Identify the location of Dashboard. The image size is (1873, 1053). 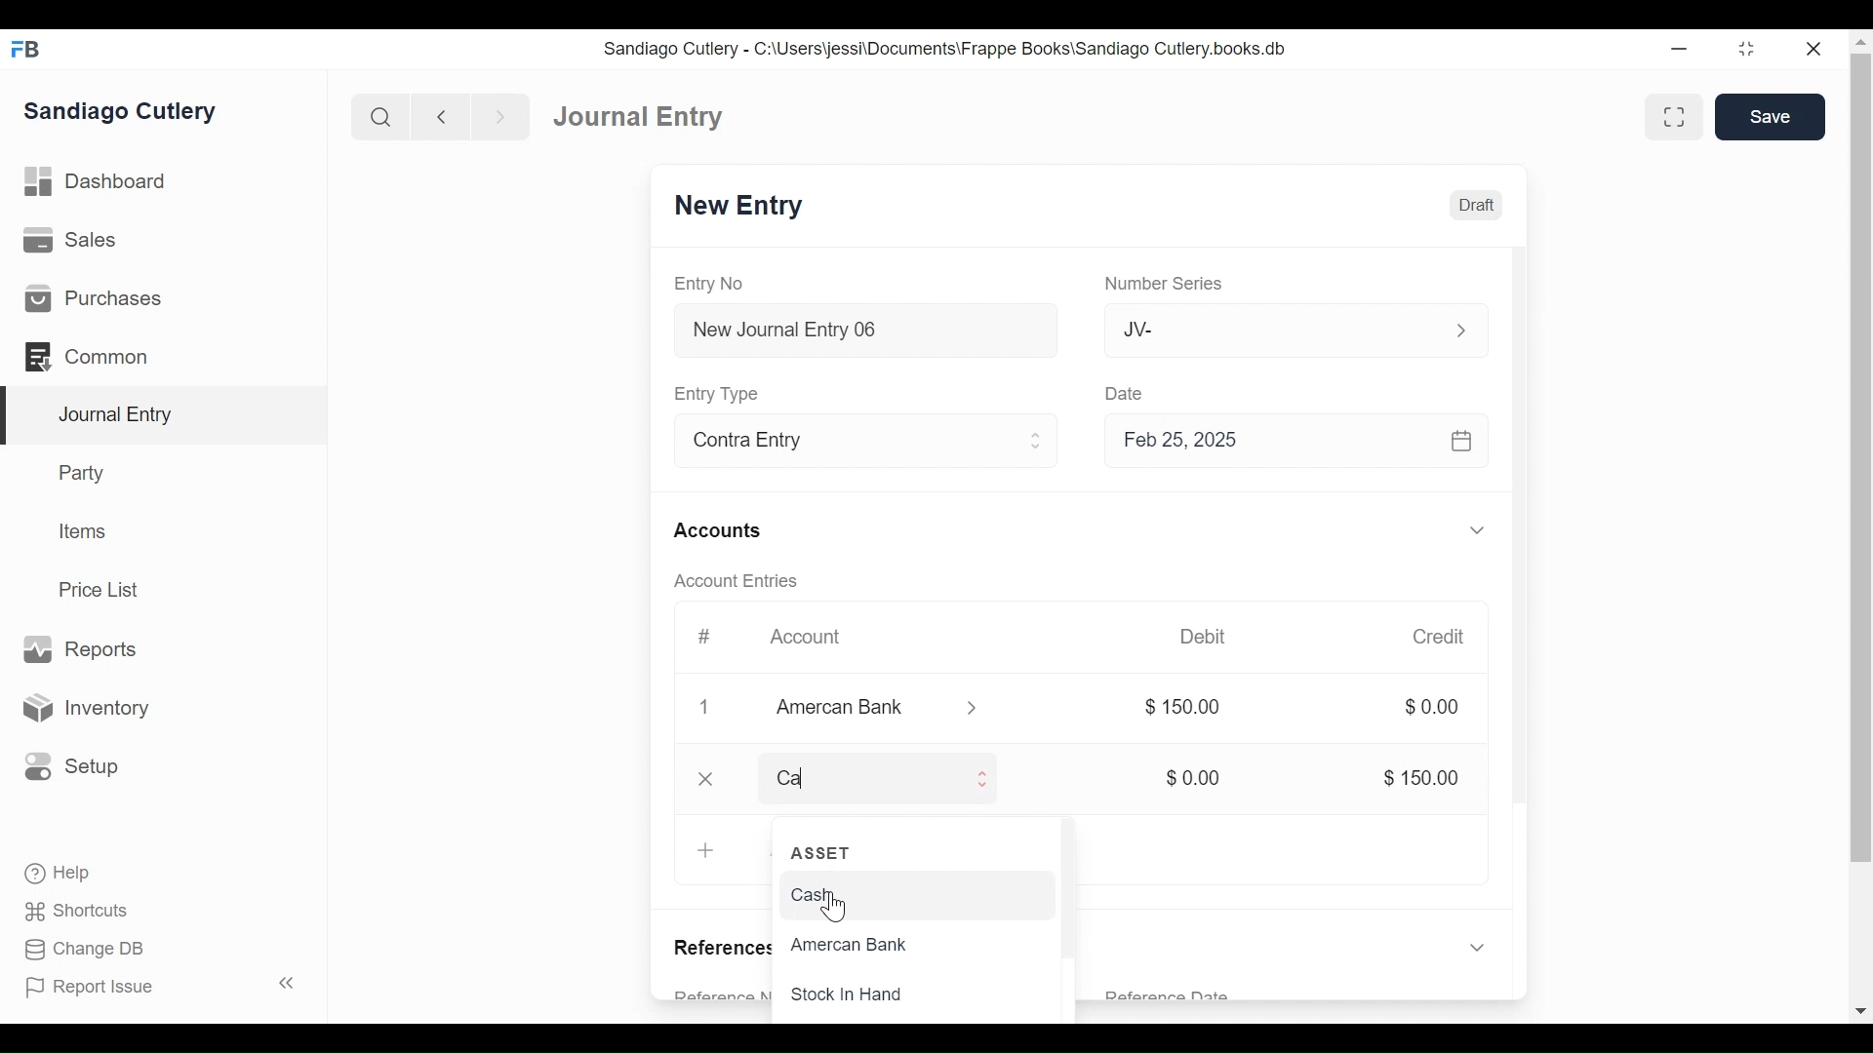
(98, 182).